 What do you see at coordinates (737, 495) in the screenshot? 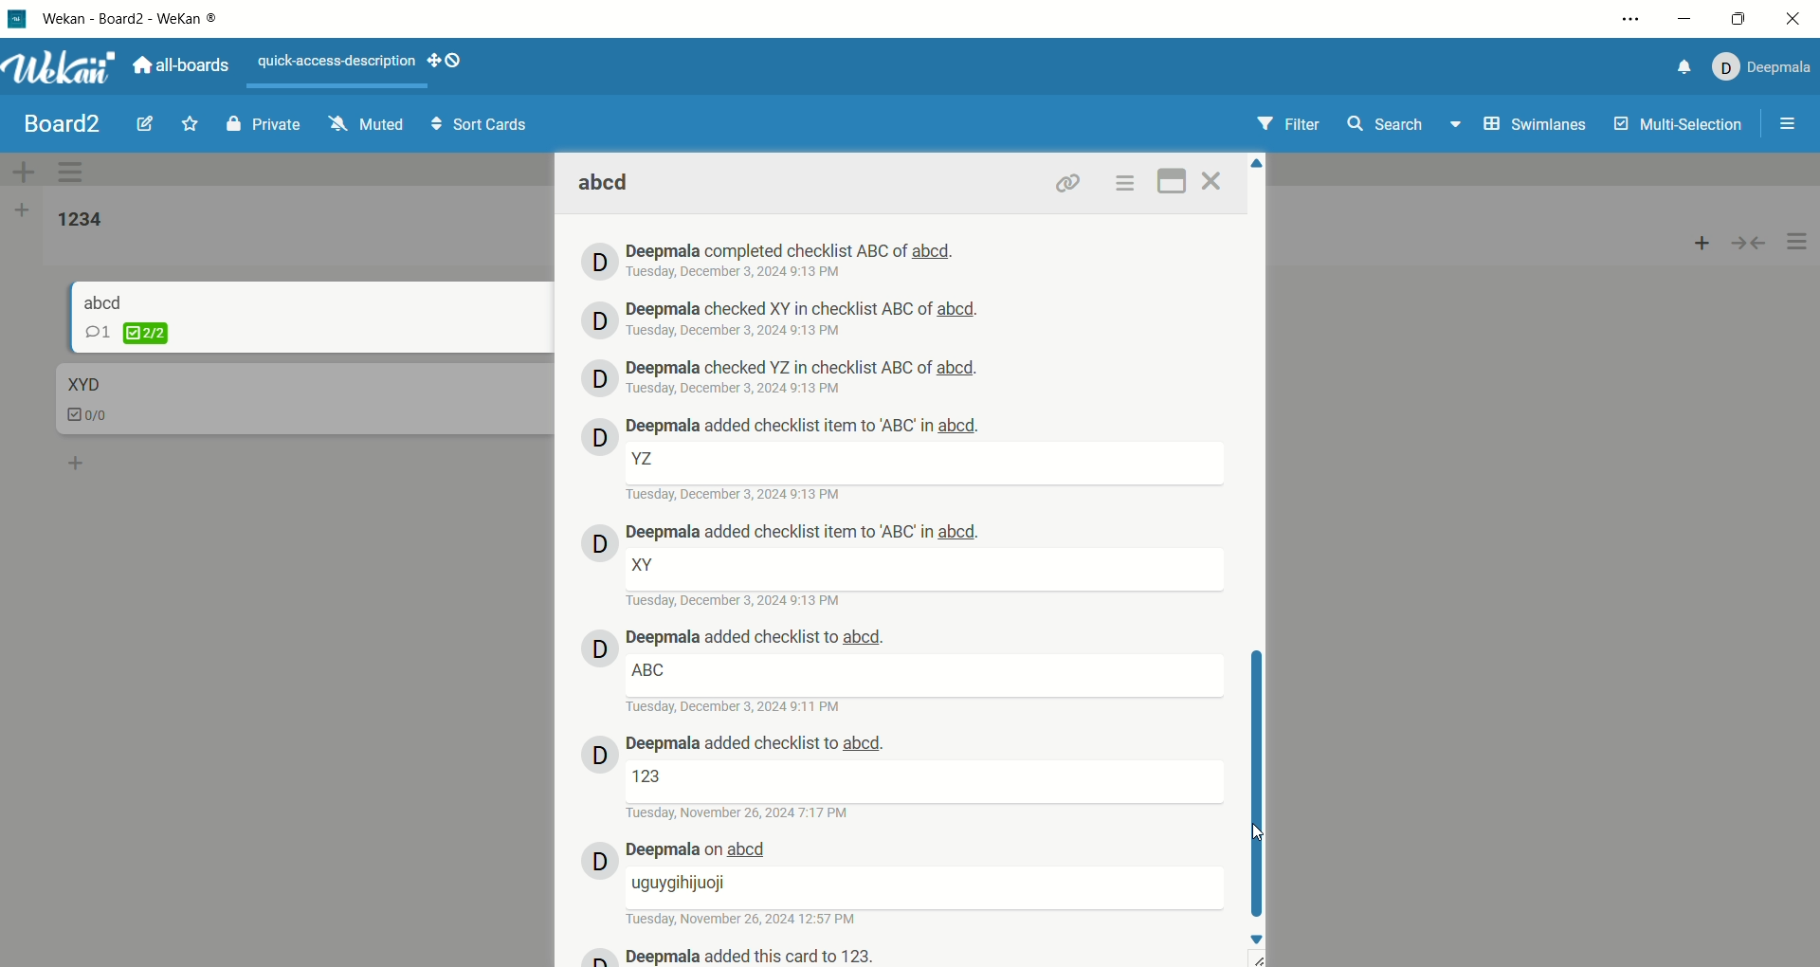
I see `date and time` at bounding box center [737, 495].